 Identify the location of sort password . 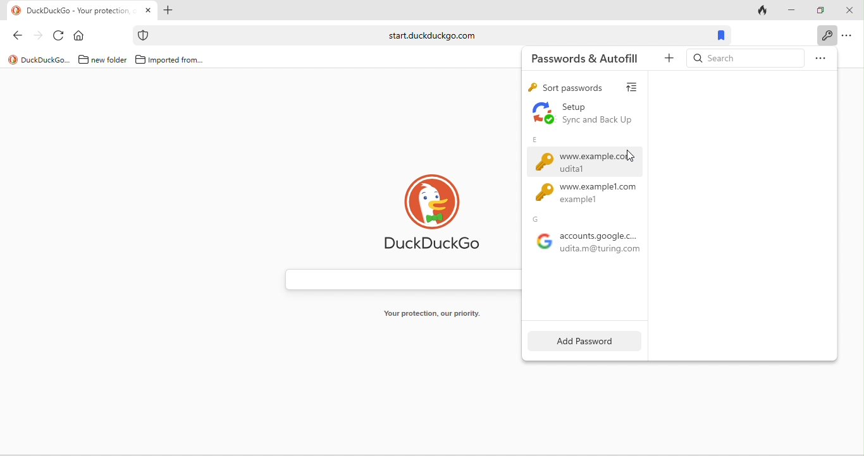
(586, 88).